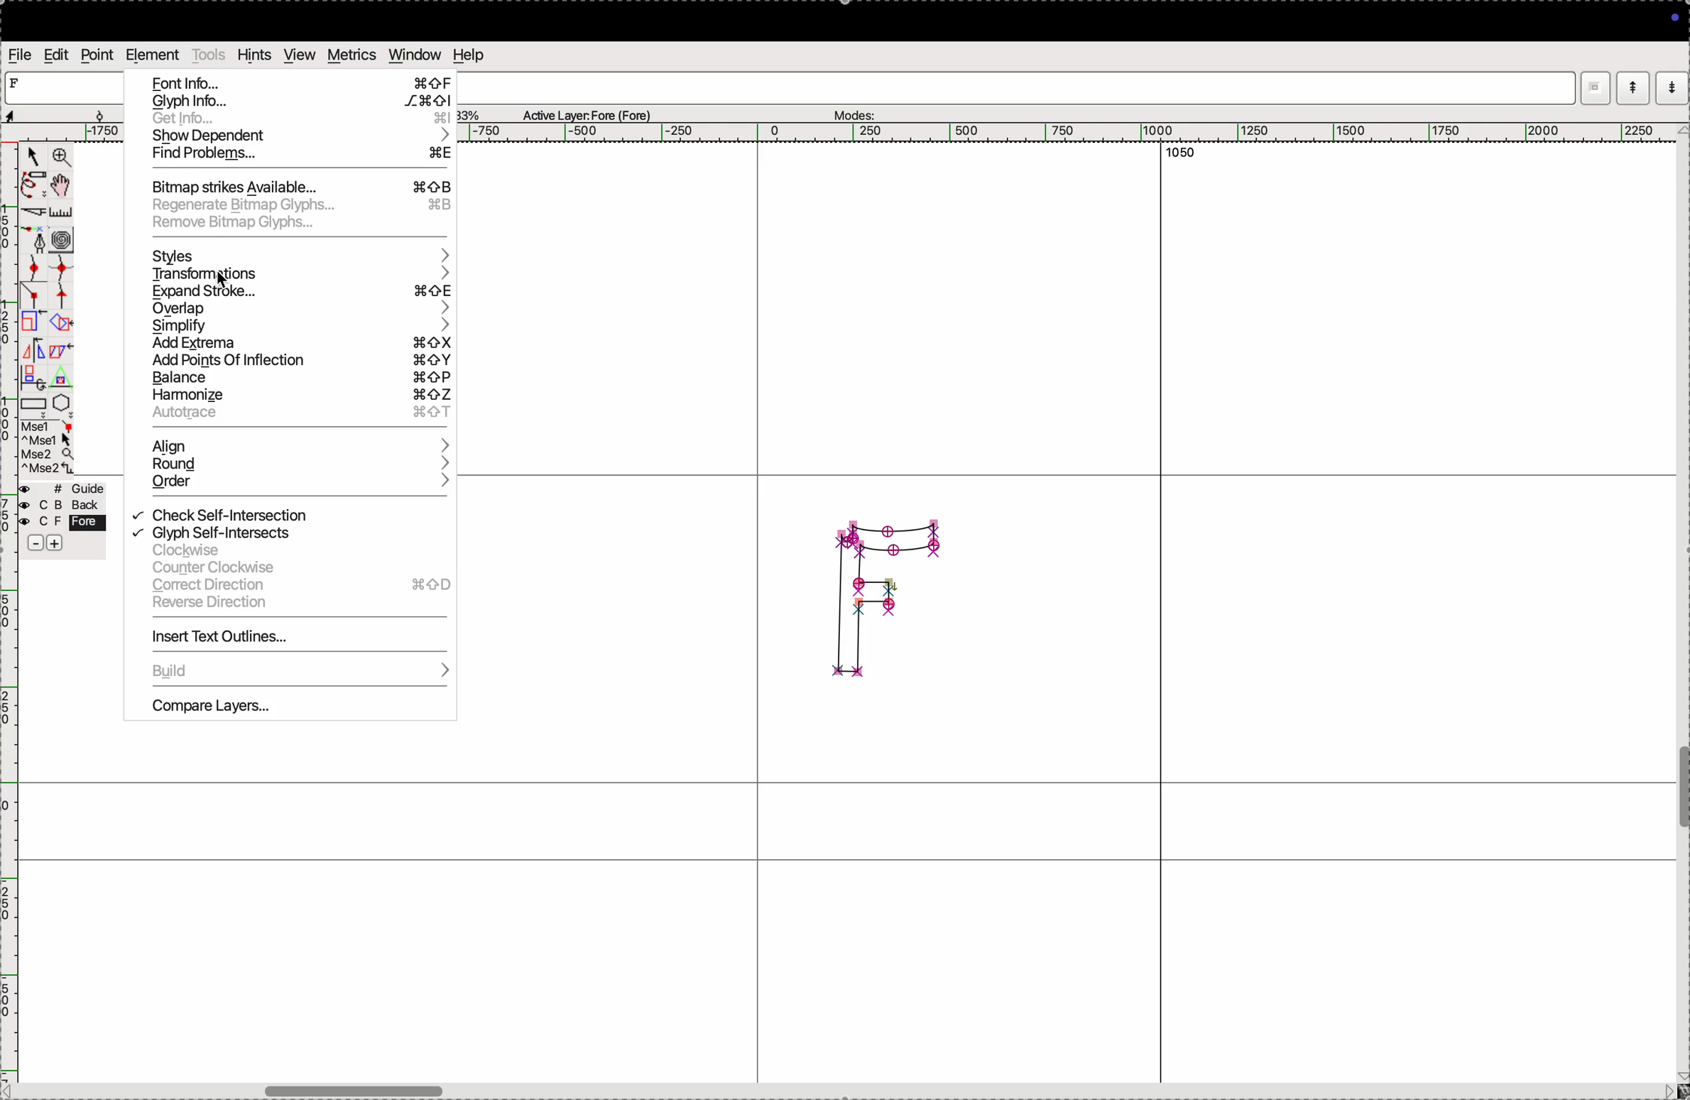 The width and height of the screenshot is (1690, 1100). Describe the element at coordinates (62, 403) in the screenshot. I see `pentagon` at that location.